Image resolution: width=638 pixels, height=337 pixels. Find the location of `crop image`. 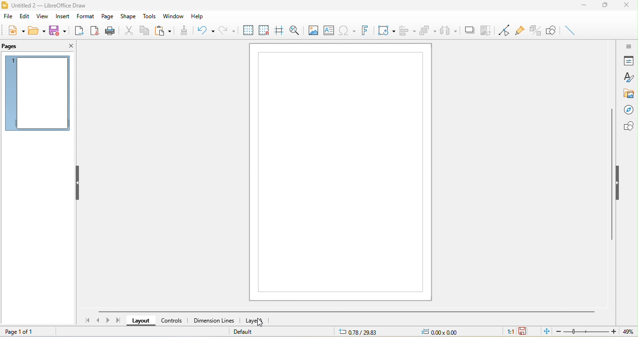

crop image is located at coordinates (487, 29).